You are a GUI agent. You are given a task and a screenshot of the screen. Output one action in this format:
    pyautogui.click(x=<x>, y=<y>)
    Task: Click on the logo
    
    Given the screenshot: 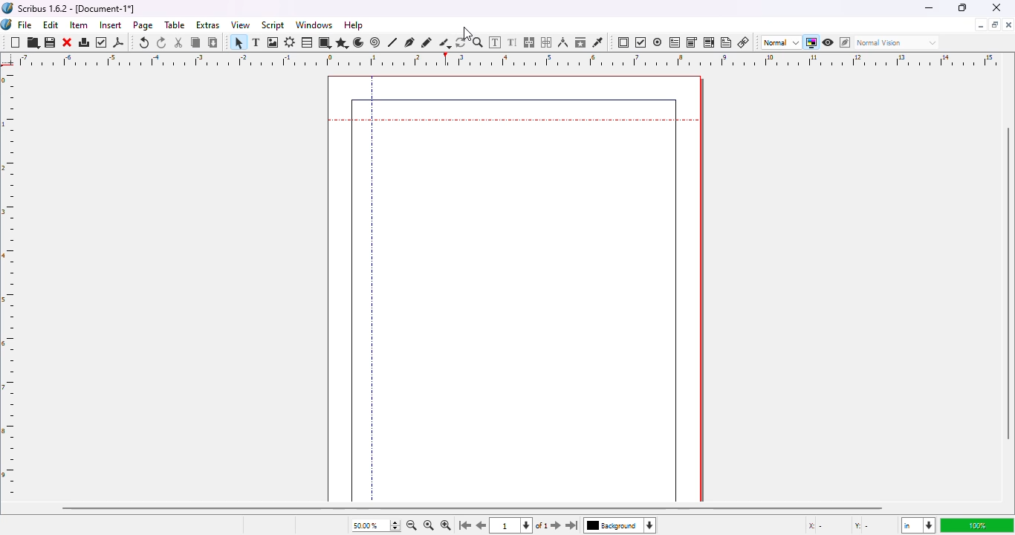 What is the action you would take?
    pyautogui.click(x=7, y=25)
    